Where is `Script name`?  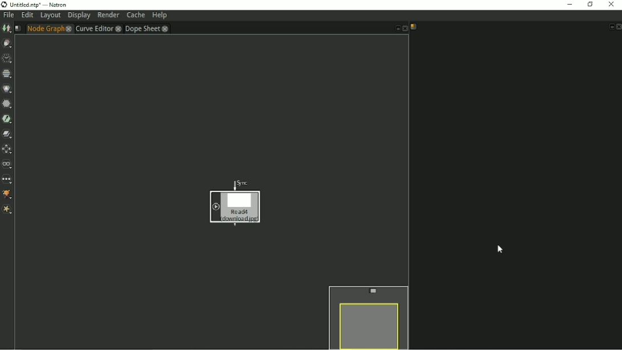
Script name is located at coordinates (414, 27).